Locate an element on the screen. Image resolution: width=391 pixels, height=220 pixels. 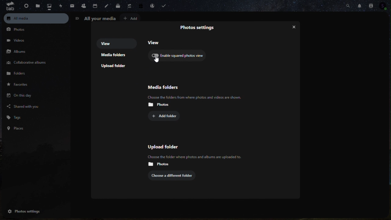
cursor is located at coordinates (158, 61).